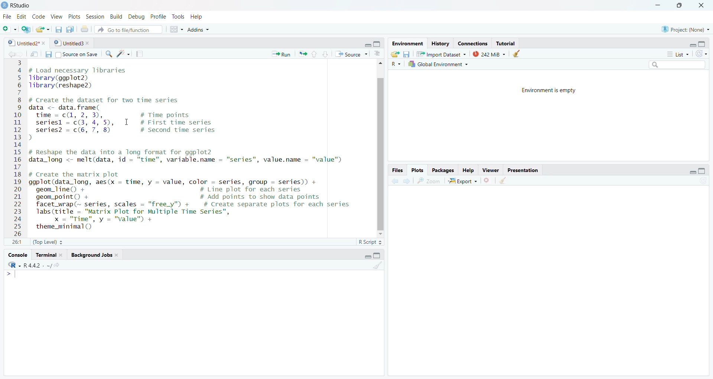 This screenshot has height=379, width=713. Describe the element at coordinates (692, 172) in the screenshot. I see `minimize` at that location.